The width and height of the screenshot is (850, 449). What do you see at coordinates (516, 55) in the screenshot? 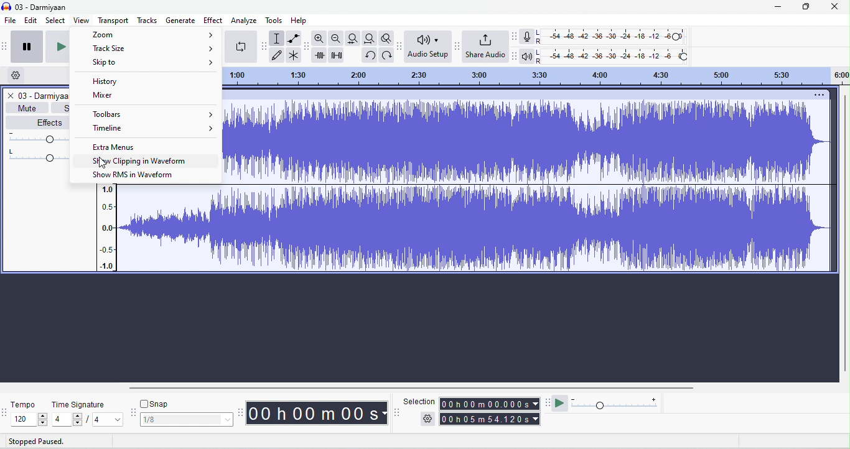
I see `audacity playback meter tool bar` at bounding box center [516, 55].